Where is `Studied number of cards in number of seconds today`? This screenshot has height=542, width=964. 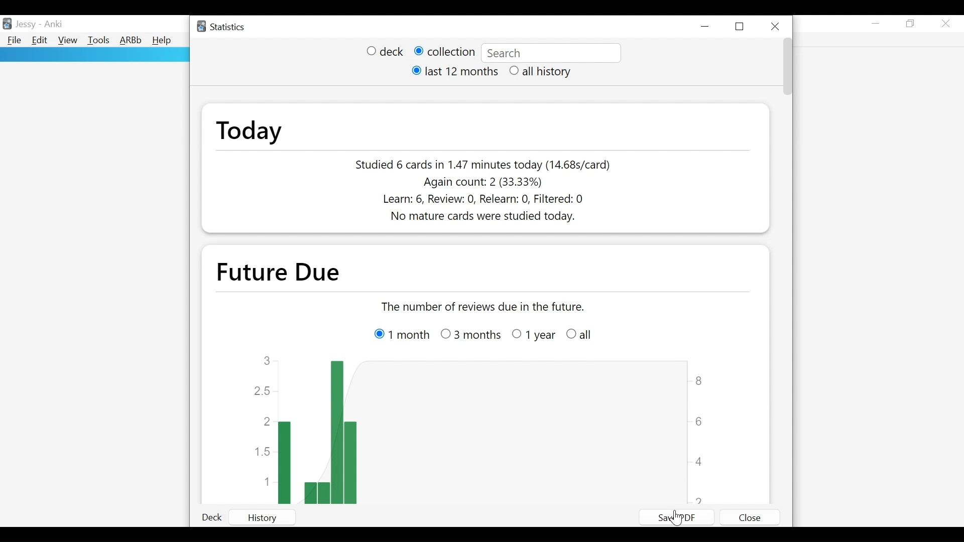
Studied number of cards in number of seconds today is located at coordinates (484, 165).